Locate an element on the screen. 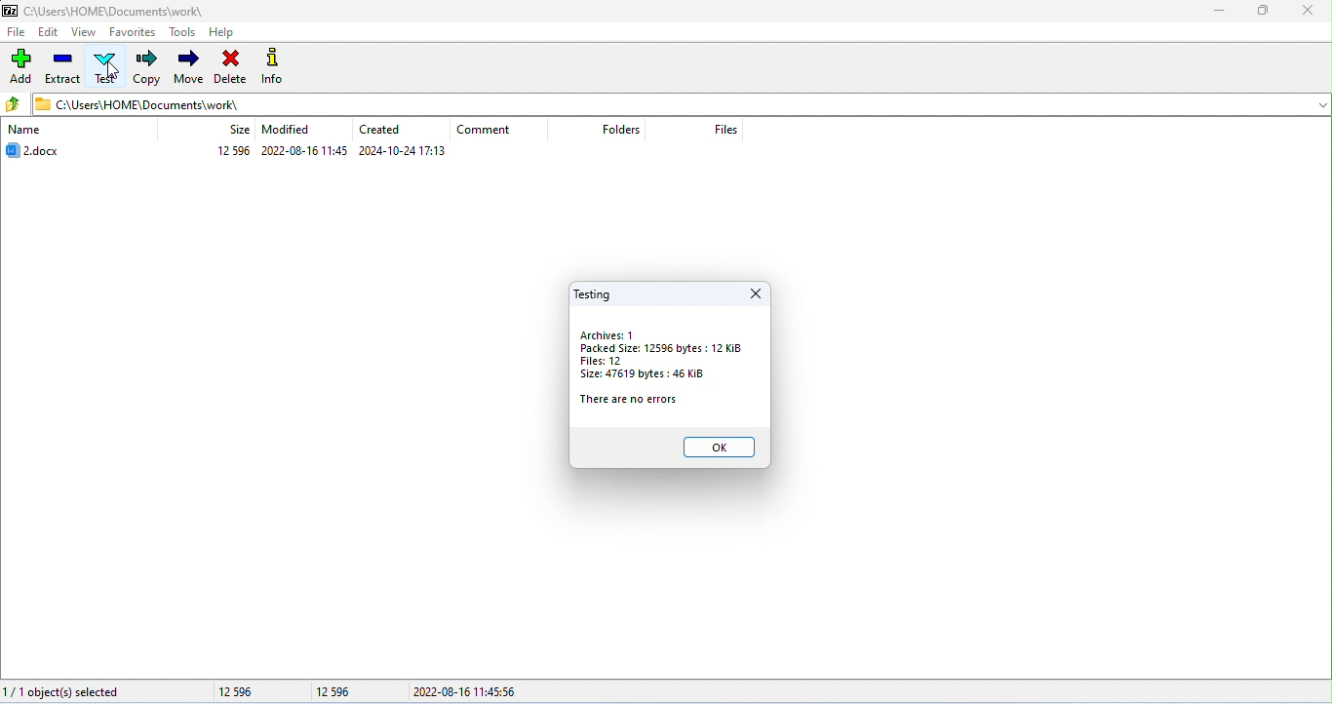 This screenshot has width=1332, height=704. extract is located at coordinates (63, 67).